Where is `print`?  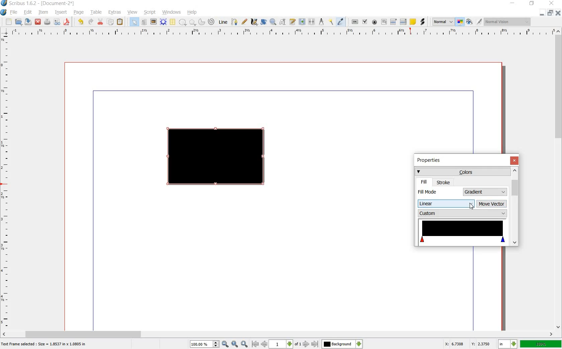
print is located at coordinates (47, 22).